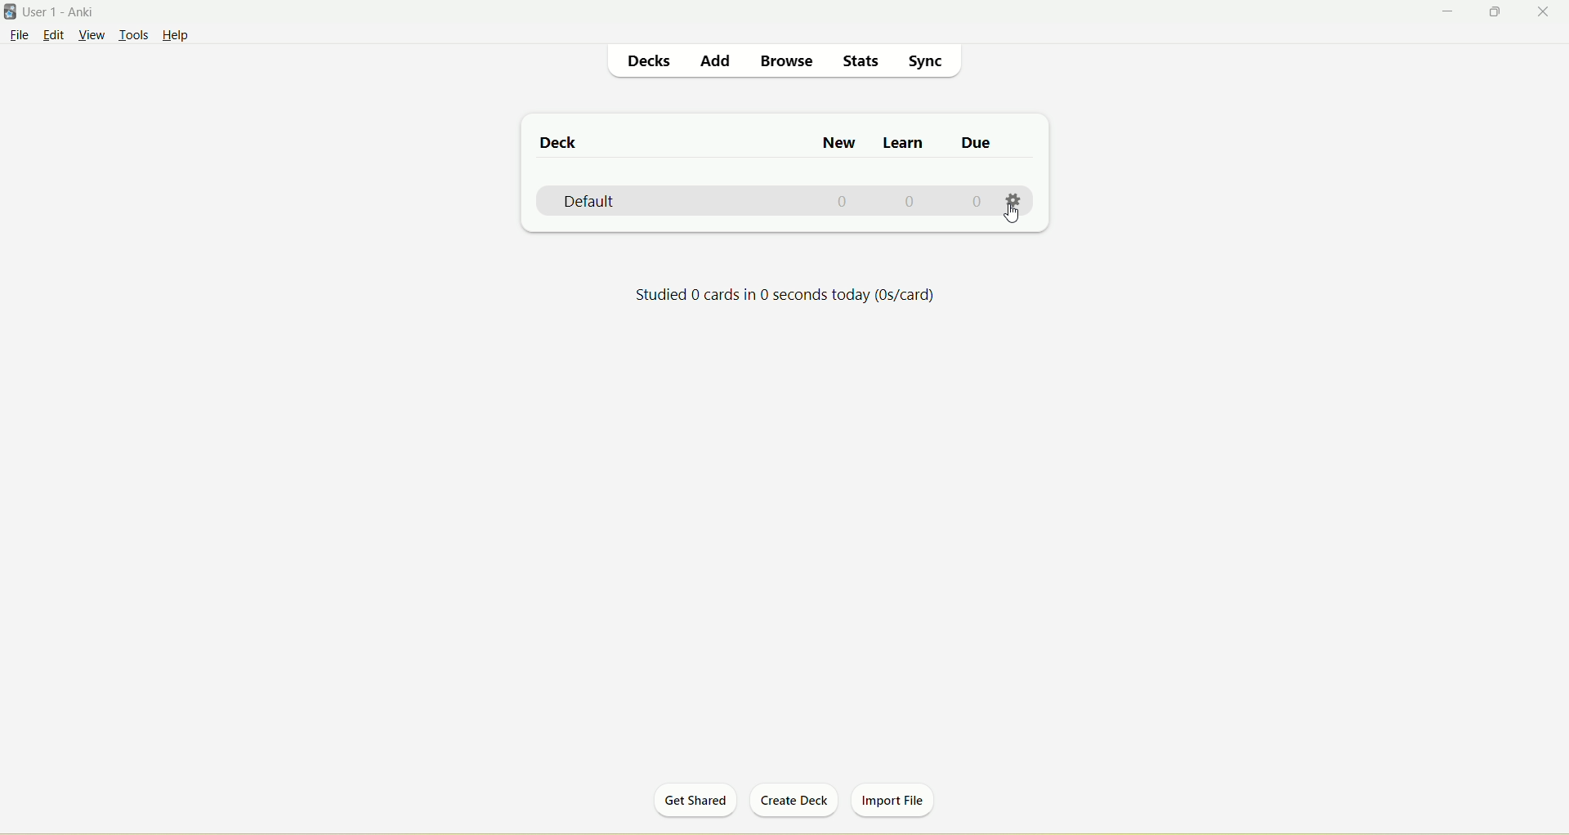  What do you see at coordinates (862, 60) in the screenshot?
I see `stats` at bounding box center [862, 60].